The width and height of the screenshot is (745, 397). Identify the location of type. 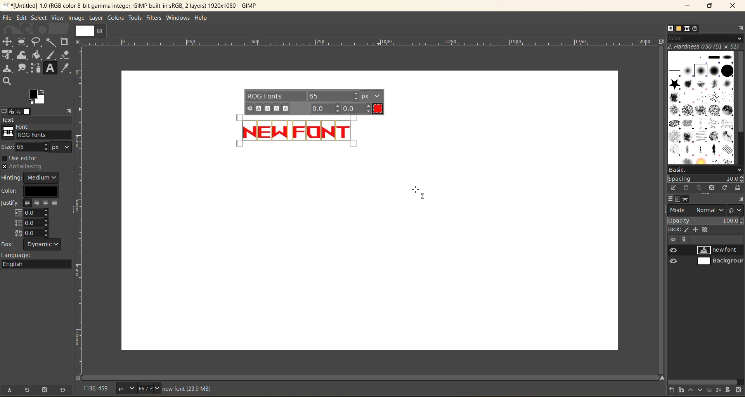
(126, 388).